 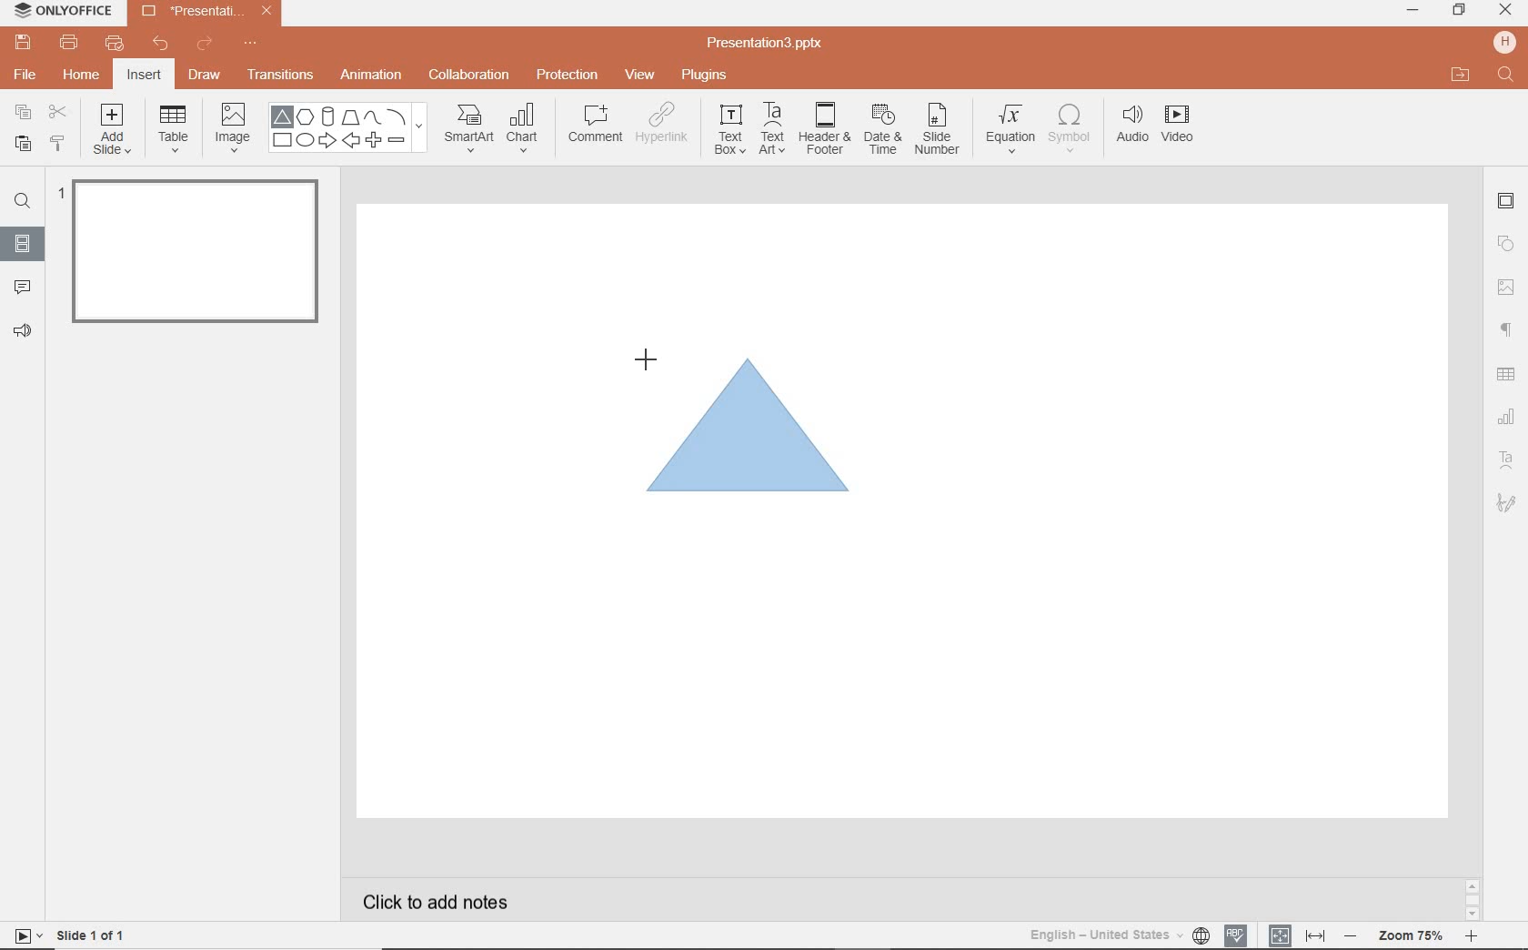 I want to click on ADD SLIDE, so click(x=115, y=133).